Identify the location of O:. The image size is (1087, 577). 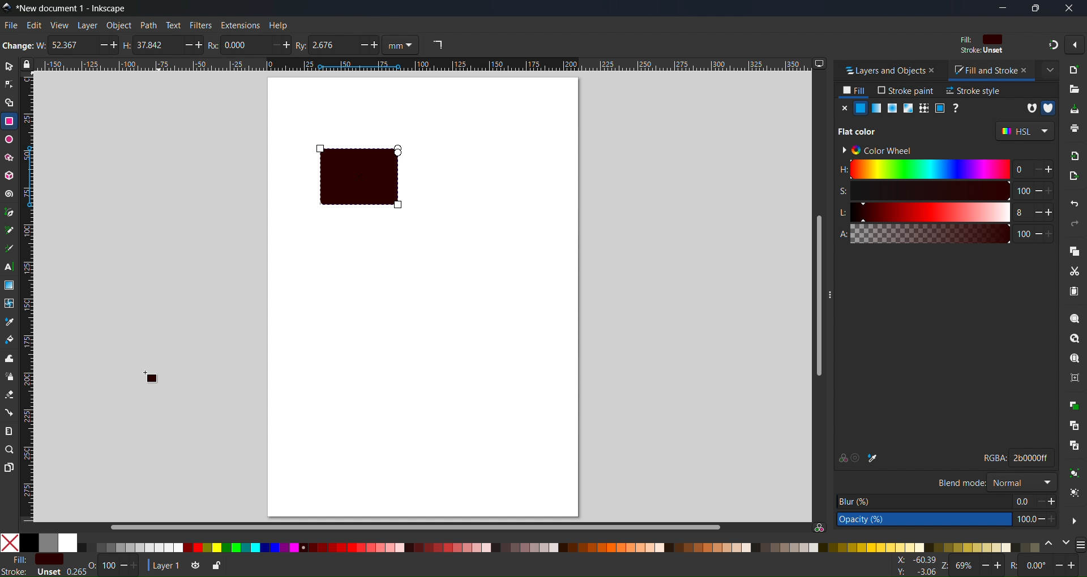
(93, 566).